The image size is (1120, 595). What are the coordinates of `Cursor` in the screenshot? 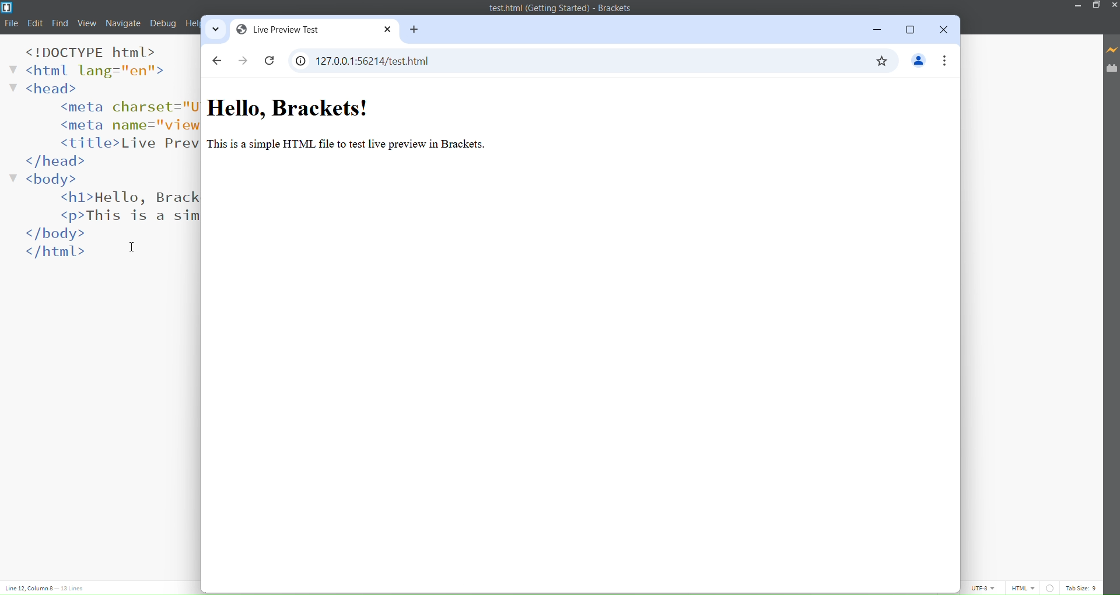 It's located at (132, 245).